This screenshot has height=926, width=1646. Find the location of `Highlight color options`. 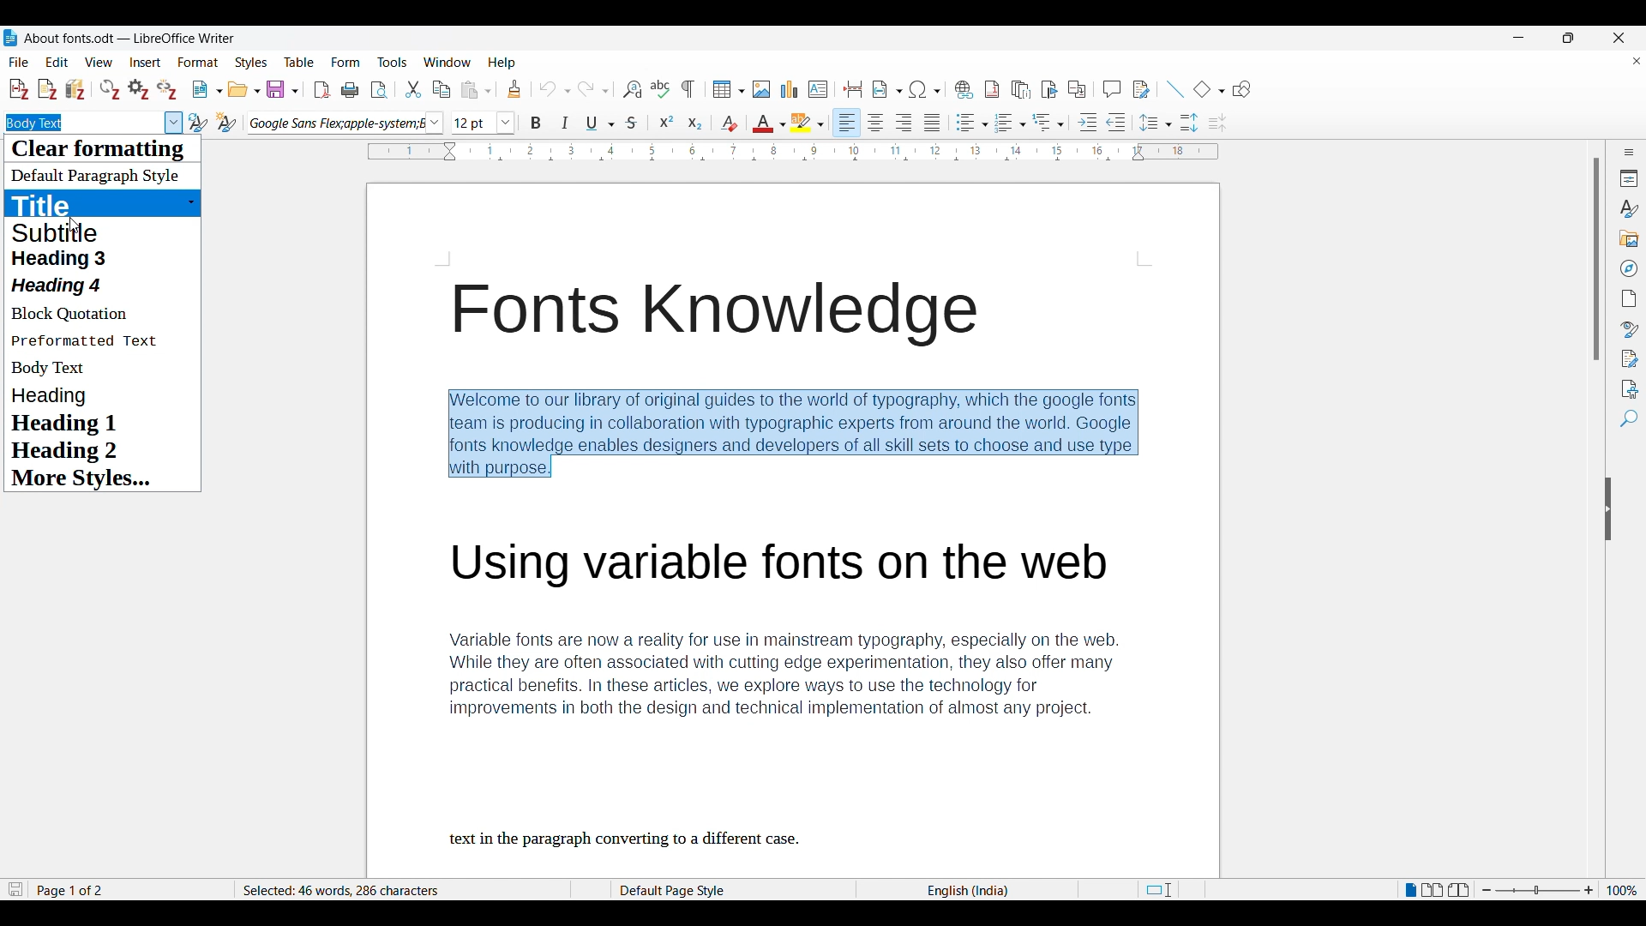

Highlight color options is located at coordinates (808, 123).